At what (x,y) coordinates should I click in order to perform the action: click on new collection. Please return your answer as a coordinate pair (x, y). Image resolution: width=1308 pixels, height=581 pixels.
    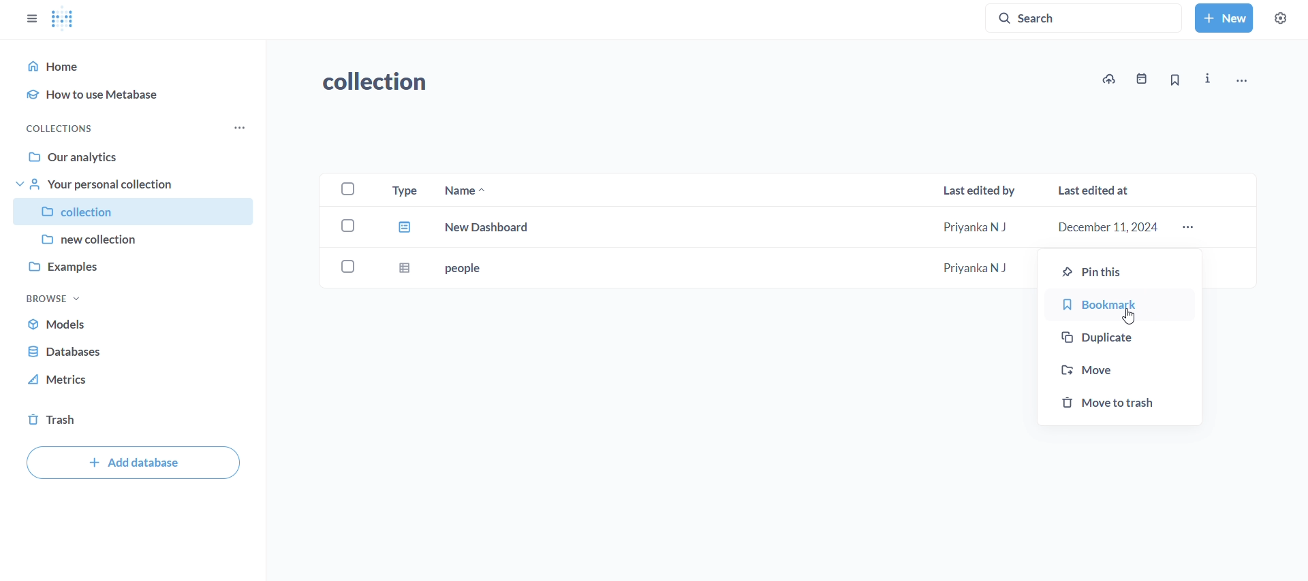
    Looking at the image, I should click on (133, 238).